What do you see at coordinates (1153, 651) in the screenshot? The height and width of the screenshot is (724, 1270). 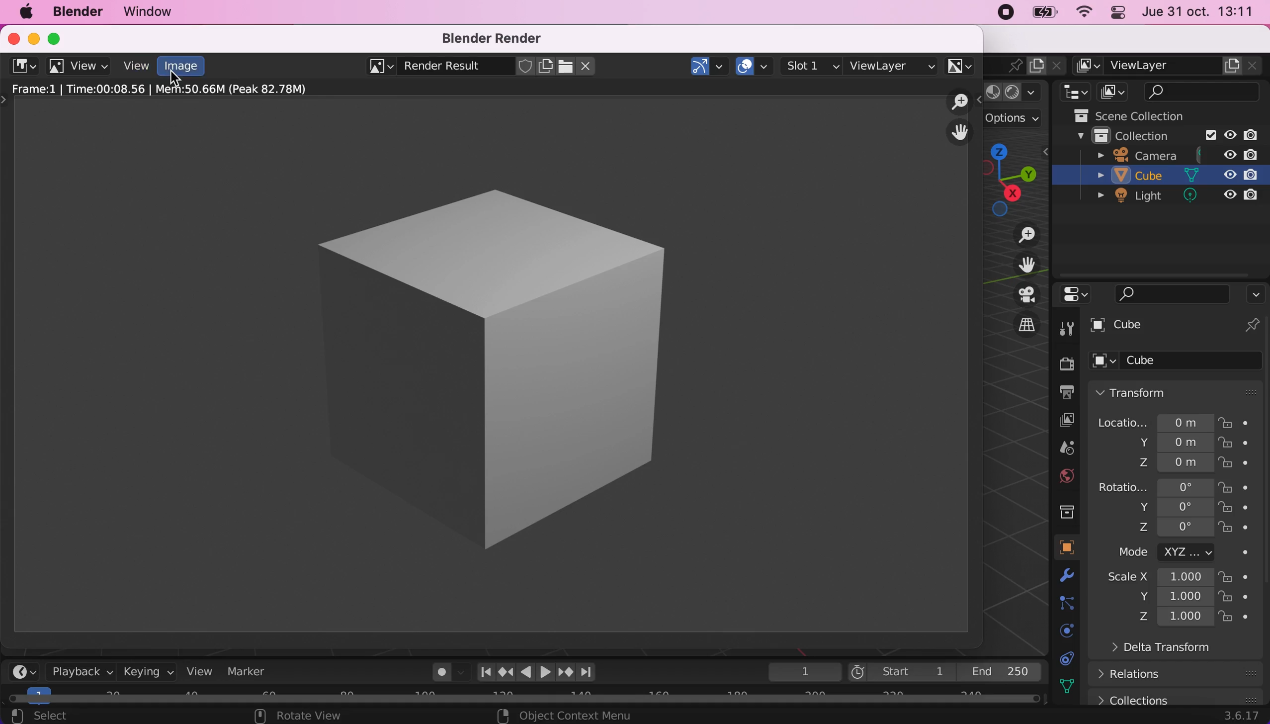 I see `delta transform` at bounding box center [1153, 651].